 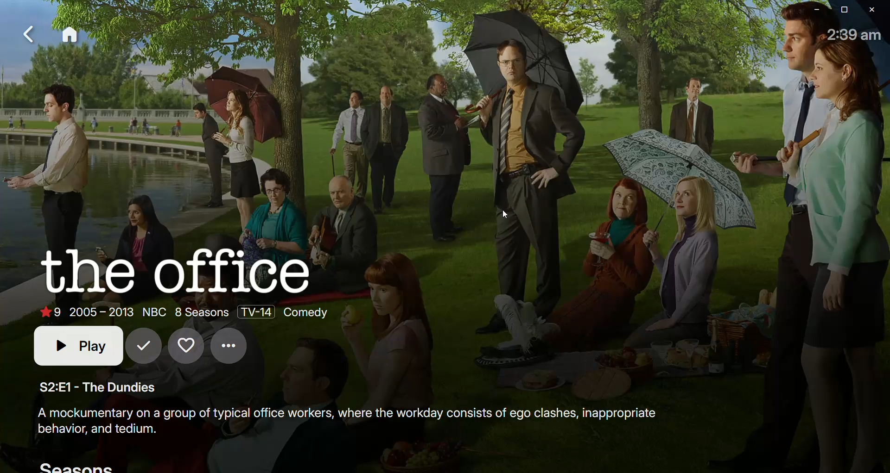 I want to click on Back, so click(x=31, y=35).